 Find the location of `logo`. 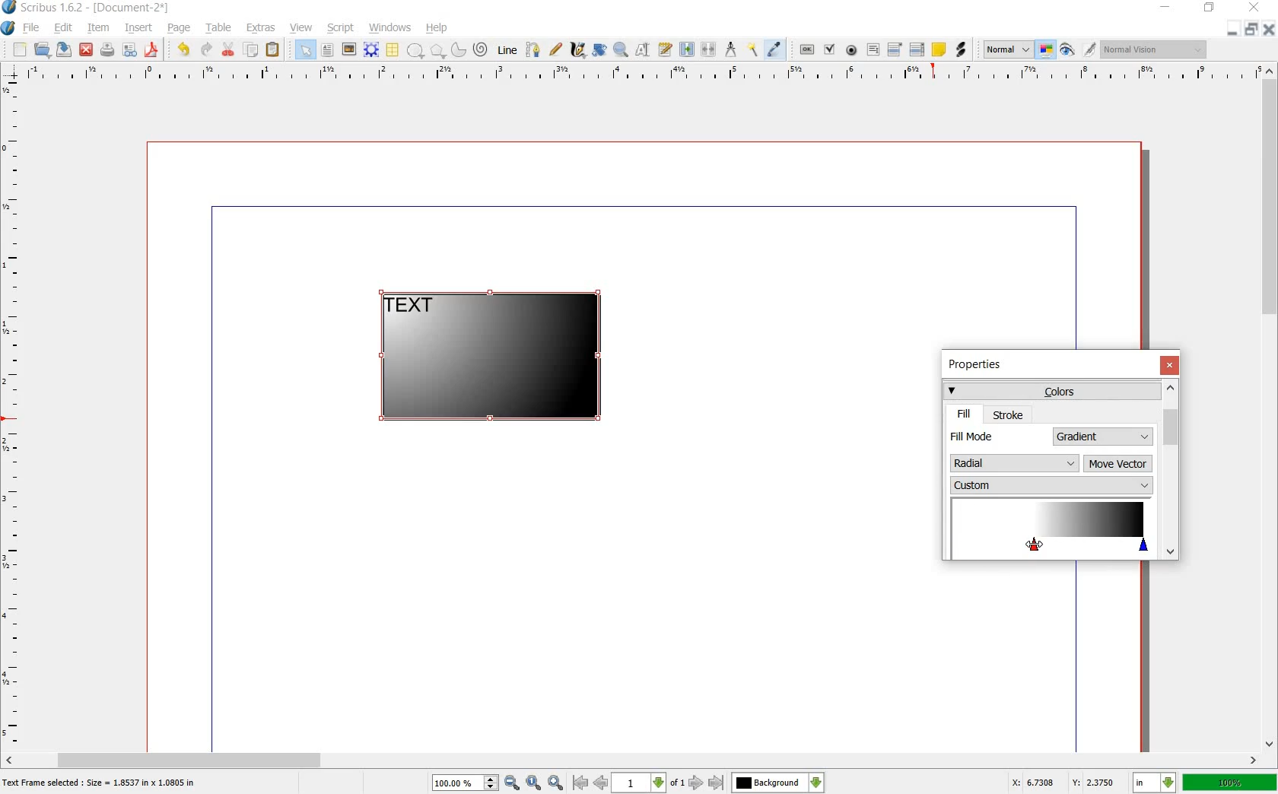

logo is located at coordinates (10, 8).